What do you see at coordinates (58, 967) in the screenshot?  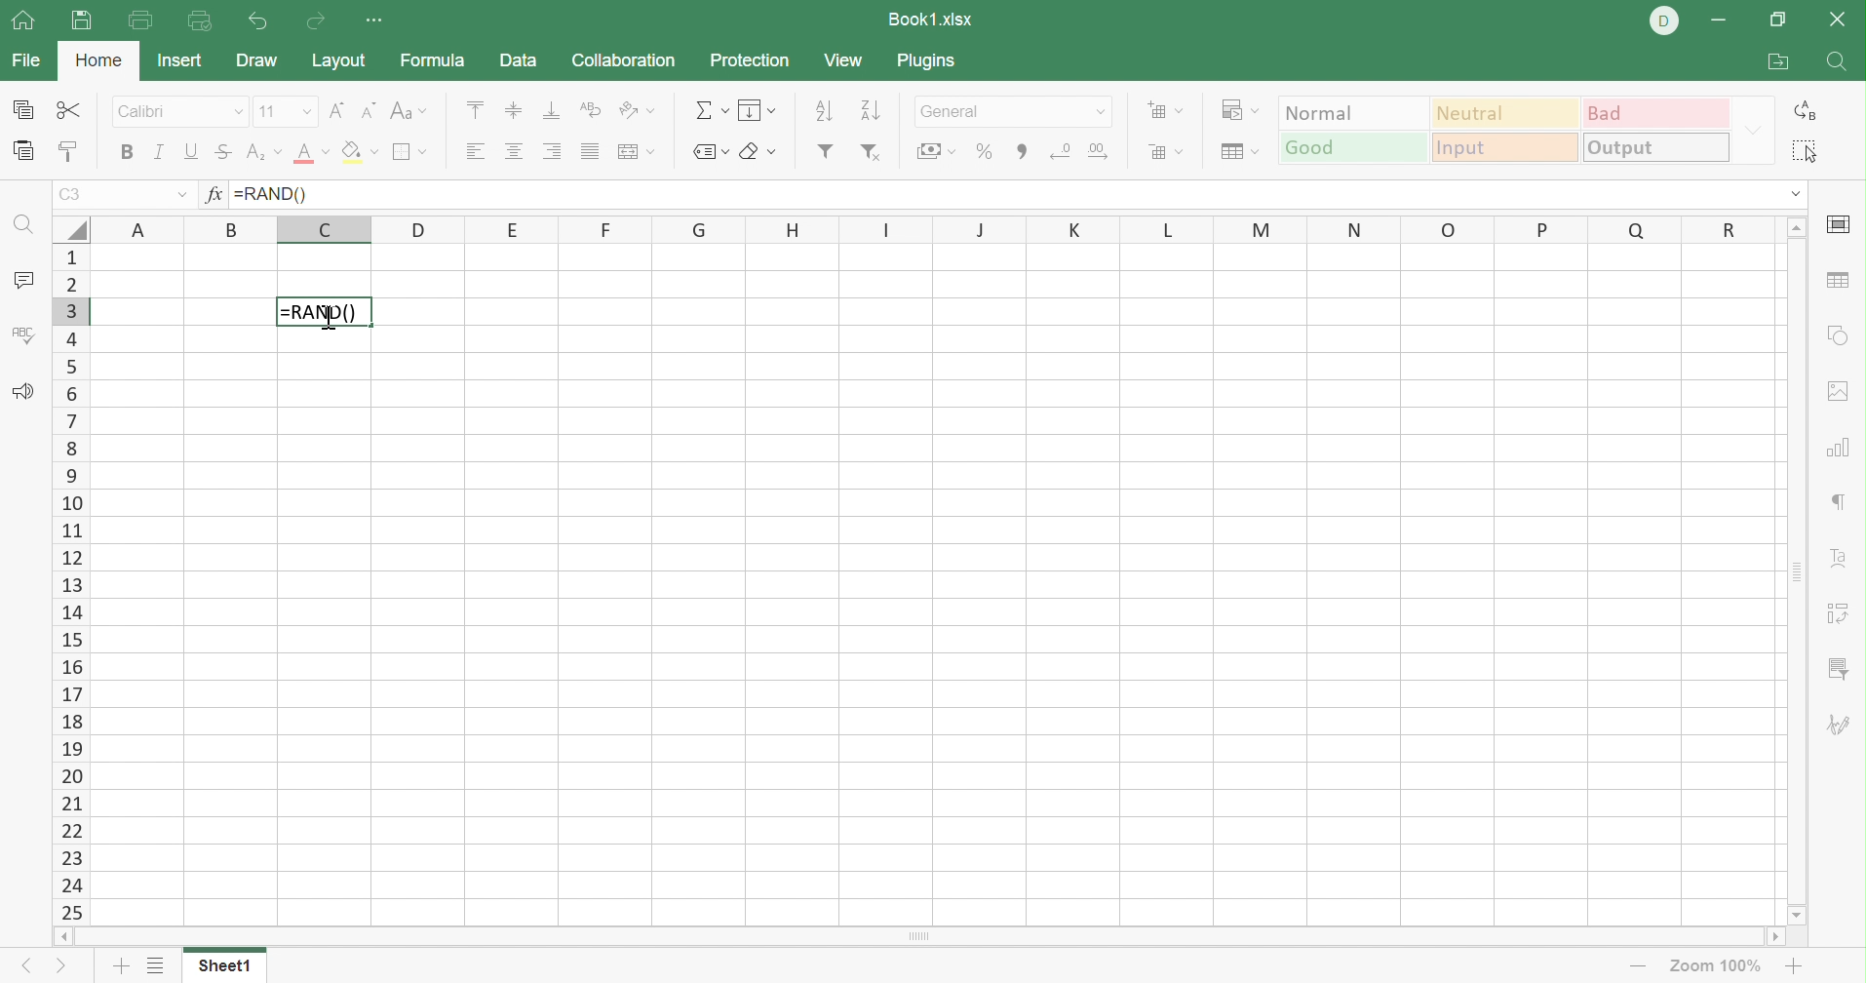 I see `Next` at bounding box center [58, 967].